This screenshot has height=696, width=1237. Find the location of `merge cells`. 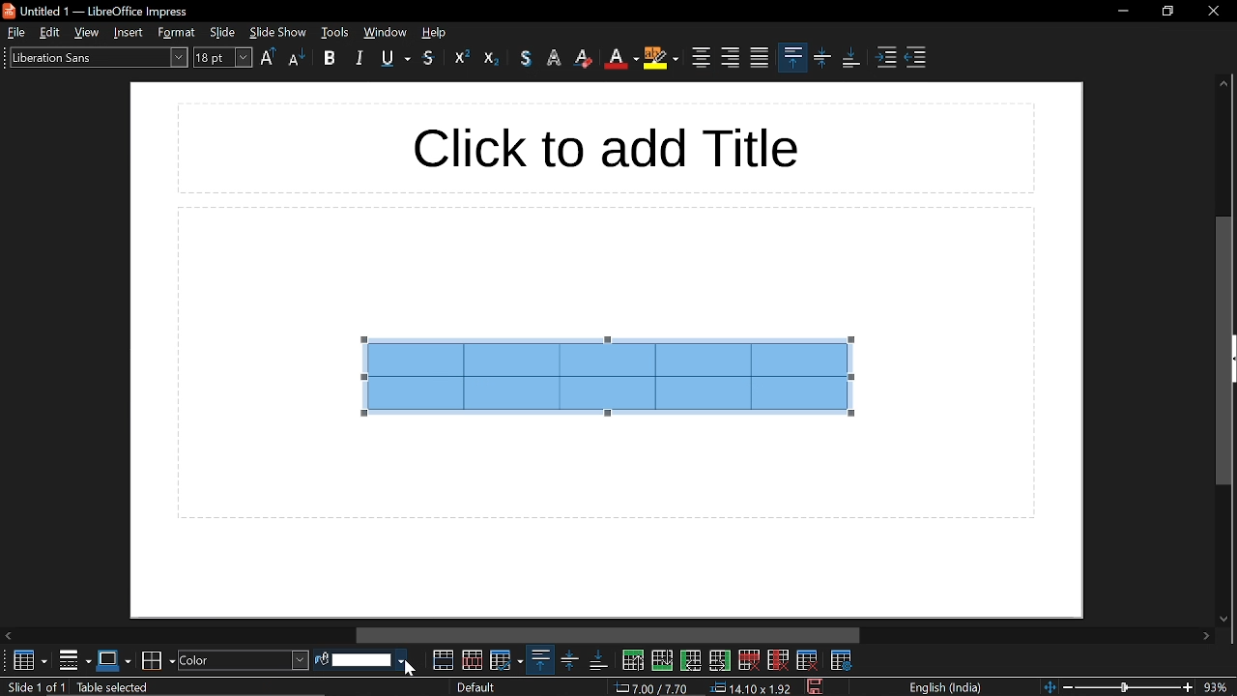

merge cells is located at coordinates (445, 660).